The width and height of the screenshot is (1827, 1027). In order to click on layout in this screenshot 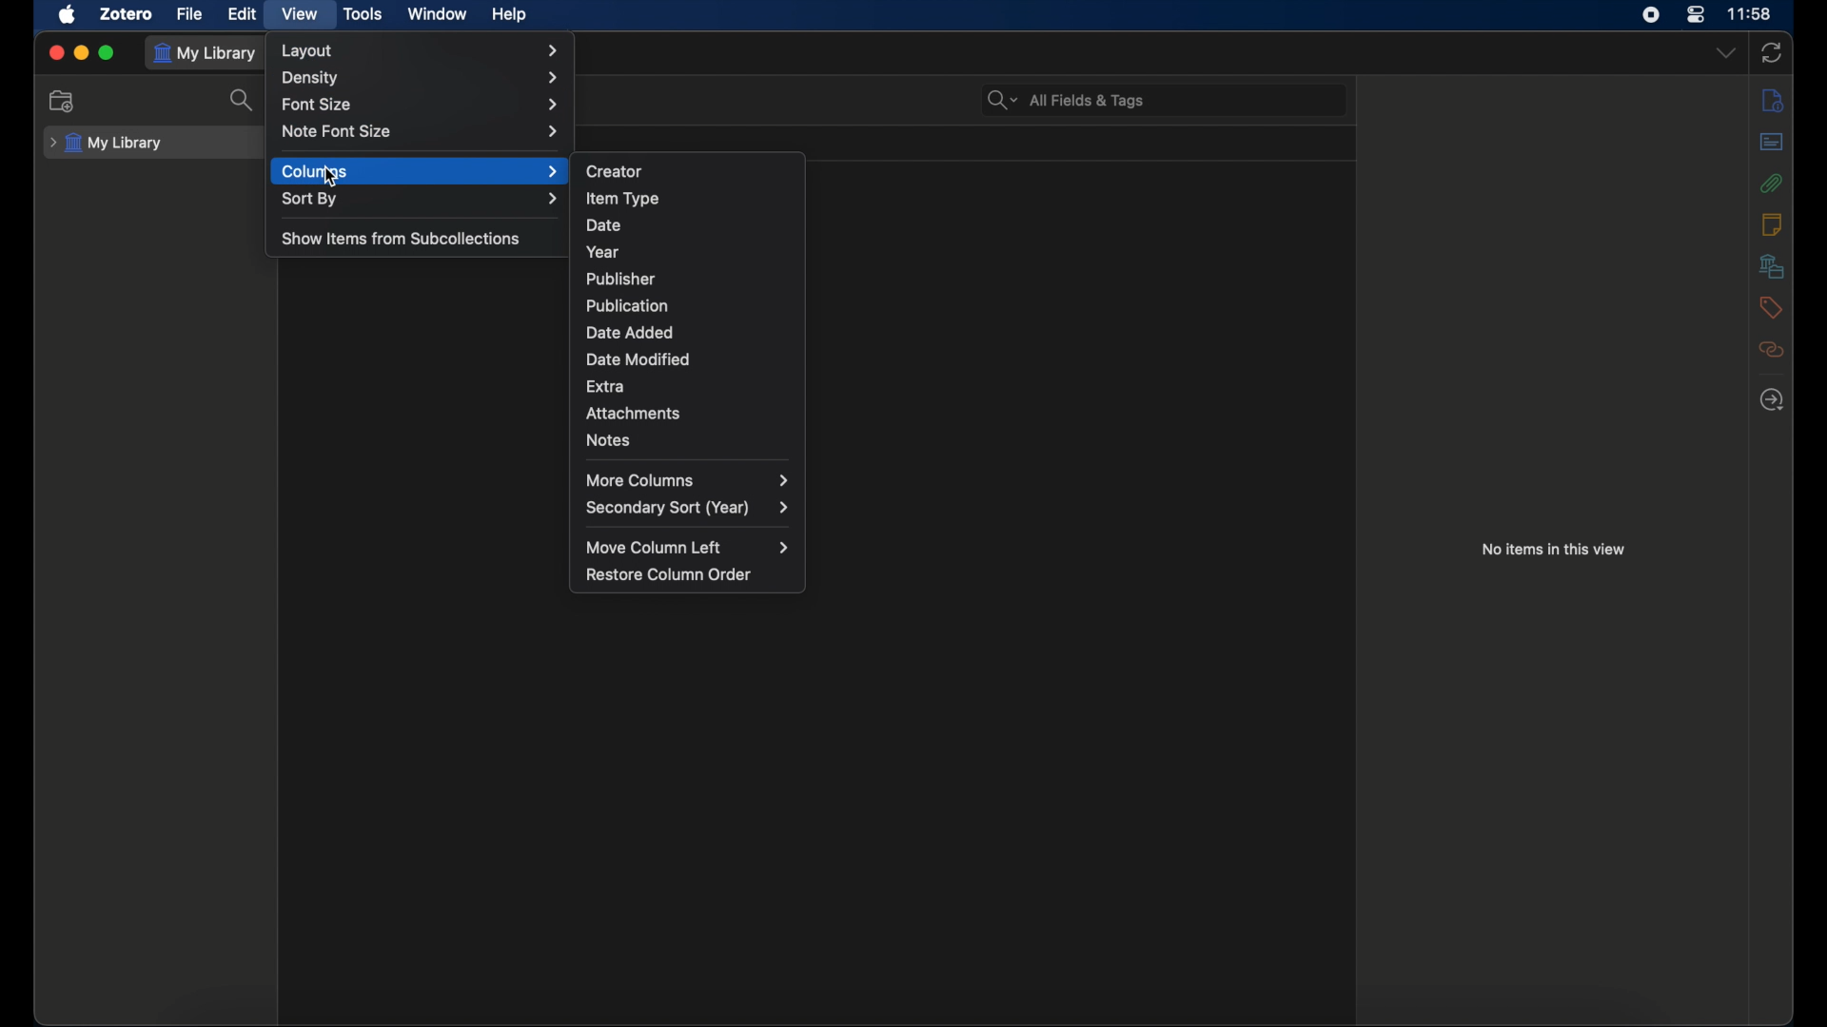, I will do `click(422, 50)`.